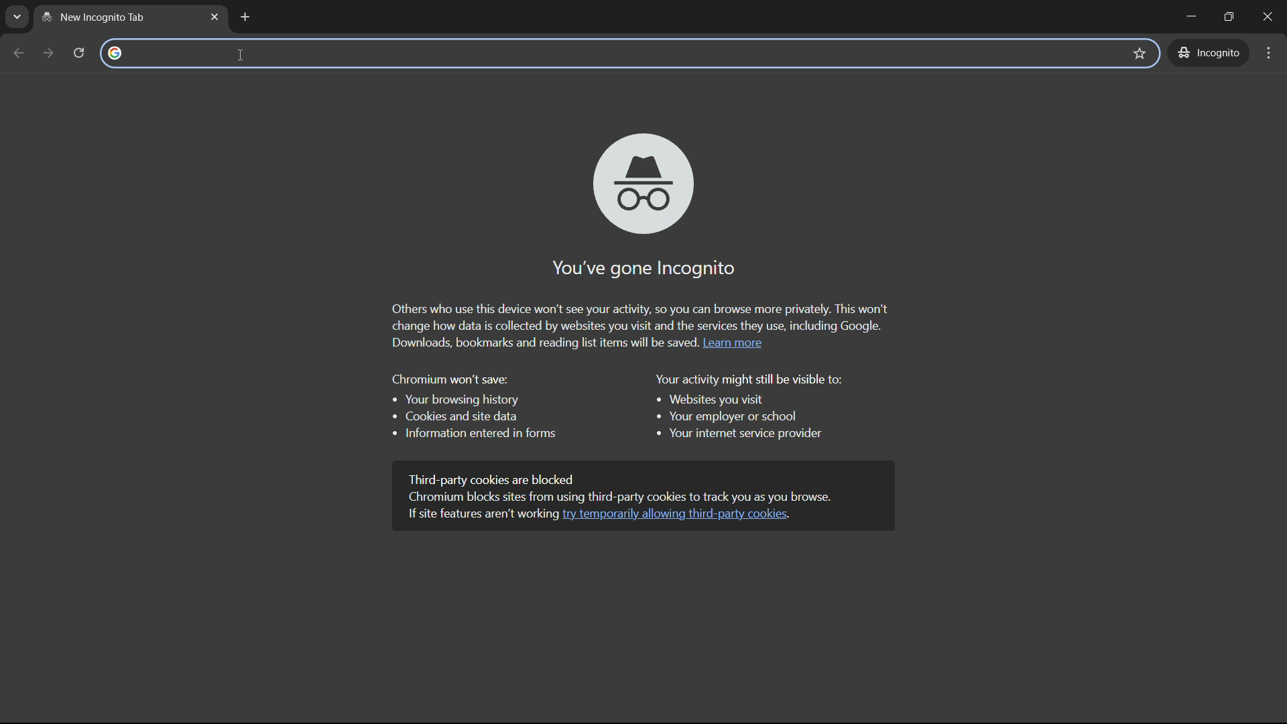 The image size is (1287, 724). What do you see at coordinates (747, 407) in the screenshot?
I see `Your activity might still be visible to:
« Websites you visit

« Your employer or school

« Your internet service provider` at bounding box center [747, 407].